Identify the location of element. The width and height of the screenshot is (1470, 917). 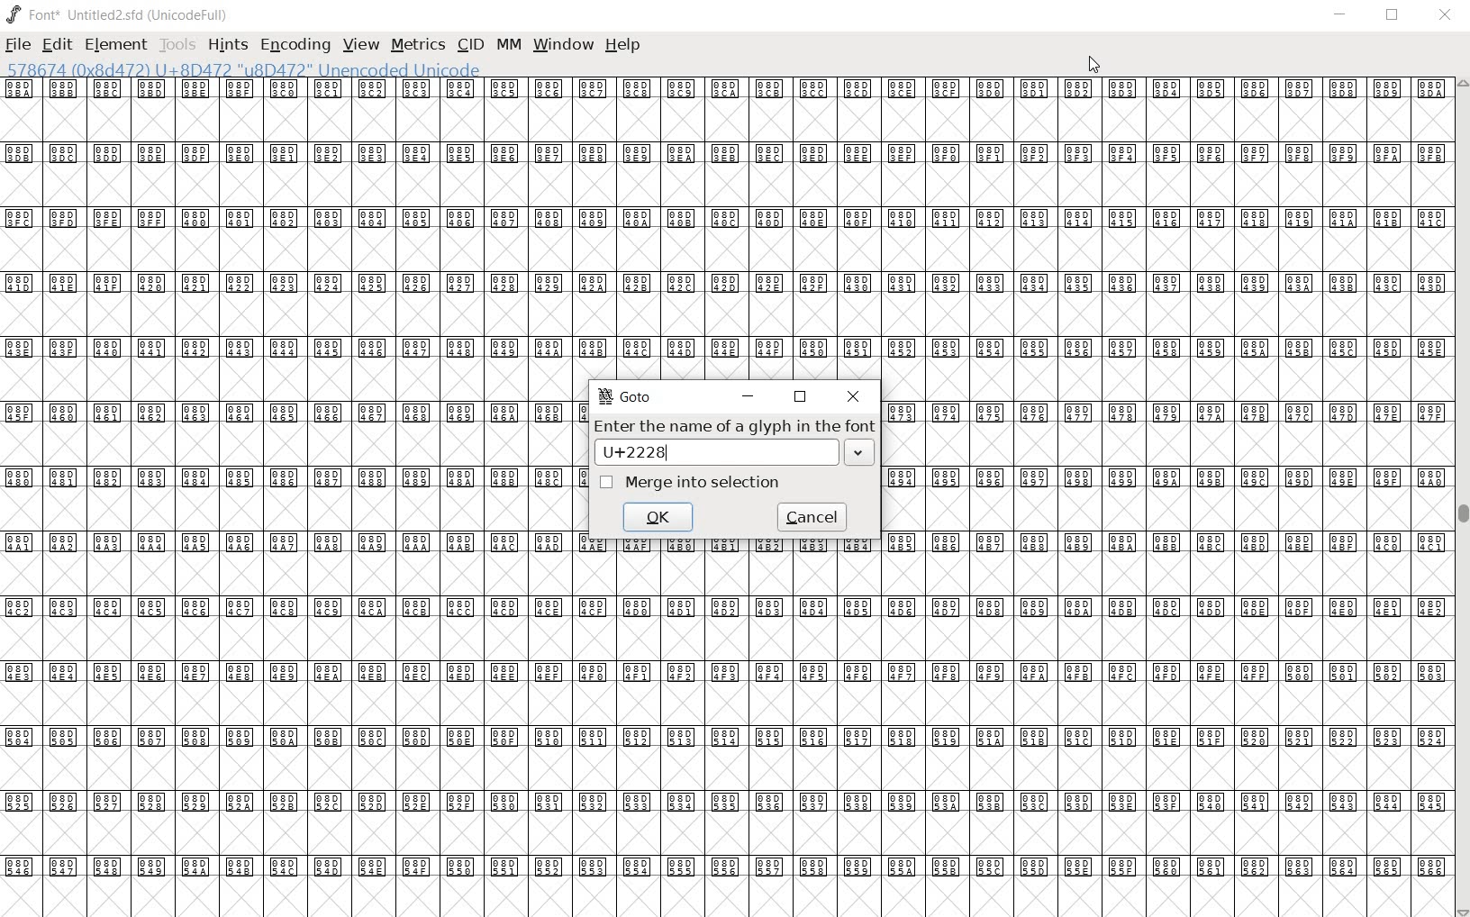
(115, 44).